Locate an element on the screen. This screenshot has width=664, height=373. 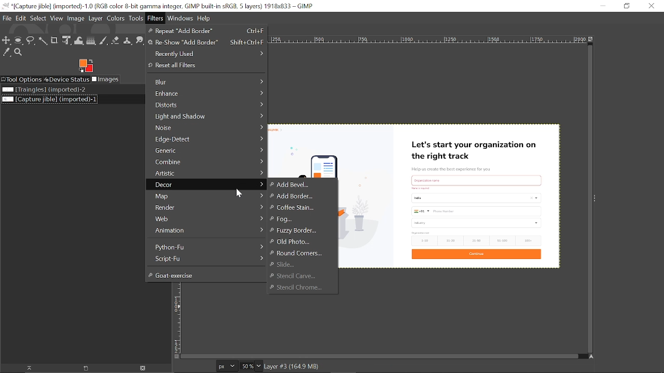
Zoom image when window size changes is located at coordinates (592, 41).